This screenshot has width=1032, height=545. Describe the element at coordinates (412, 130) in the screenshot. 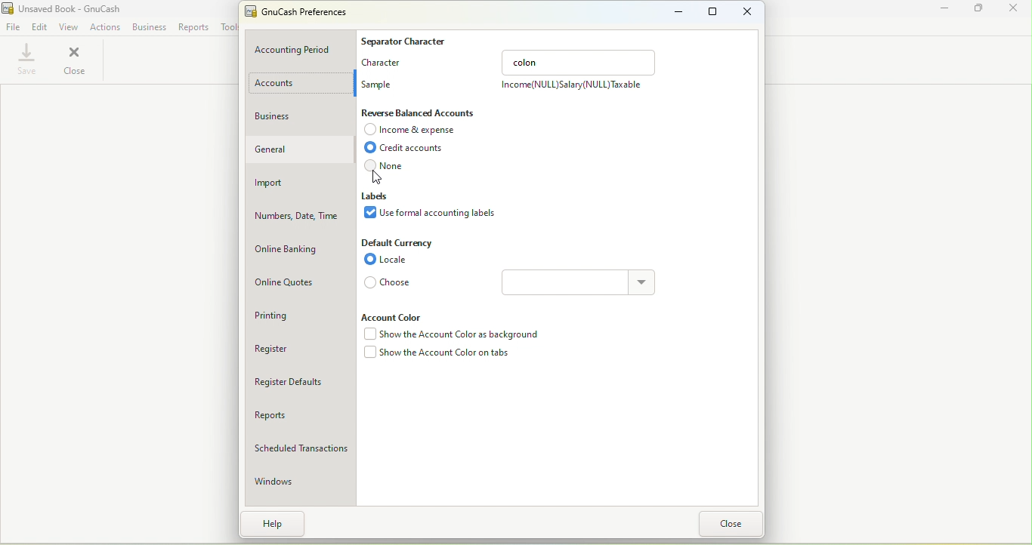

I see `Income and expense` at that location.